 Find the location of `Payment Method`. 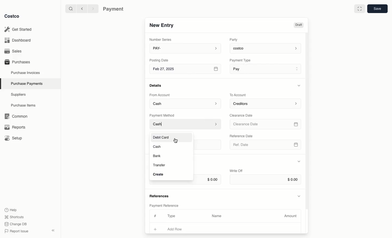

Payment Method is located at coordinates (163, 115).